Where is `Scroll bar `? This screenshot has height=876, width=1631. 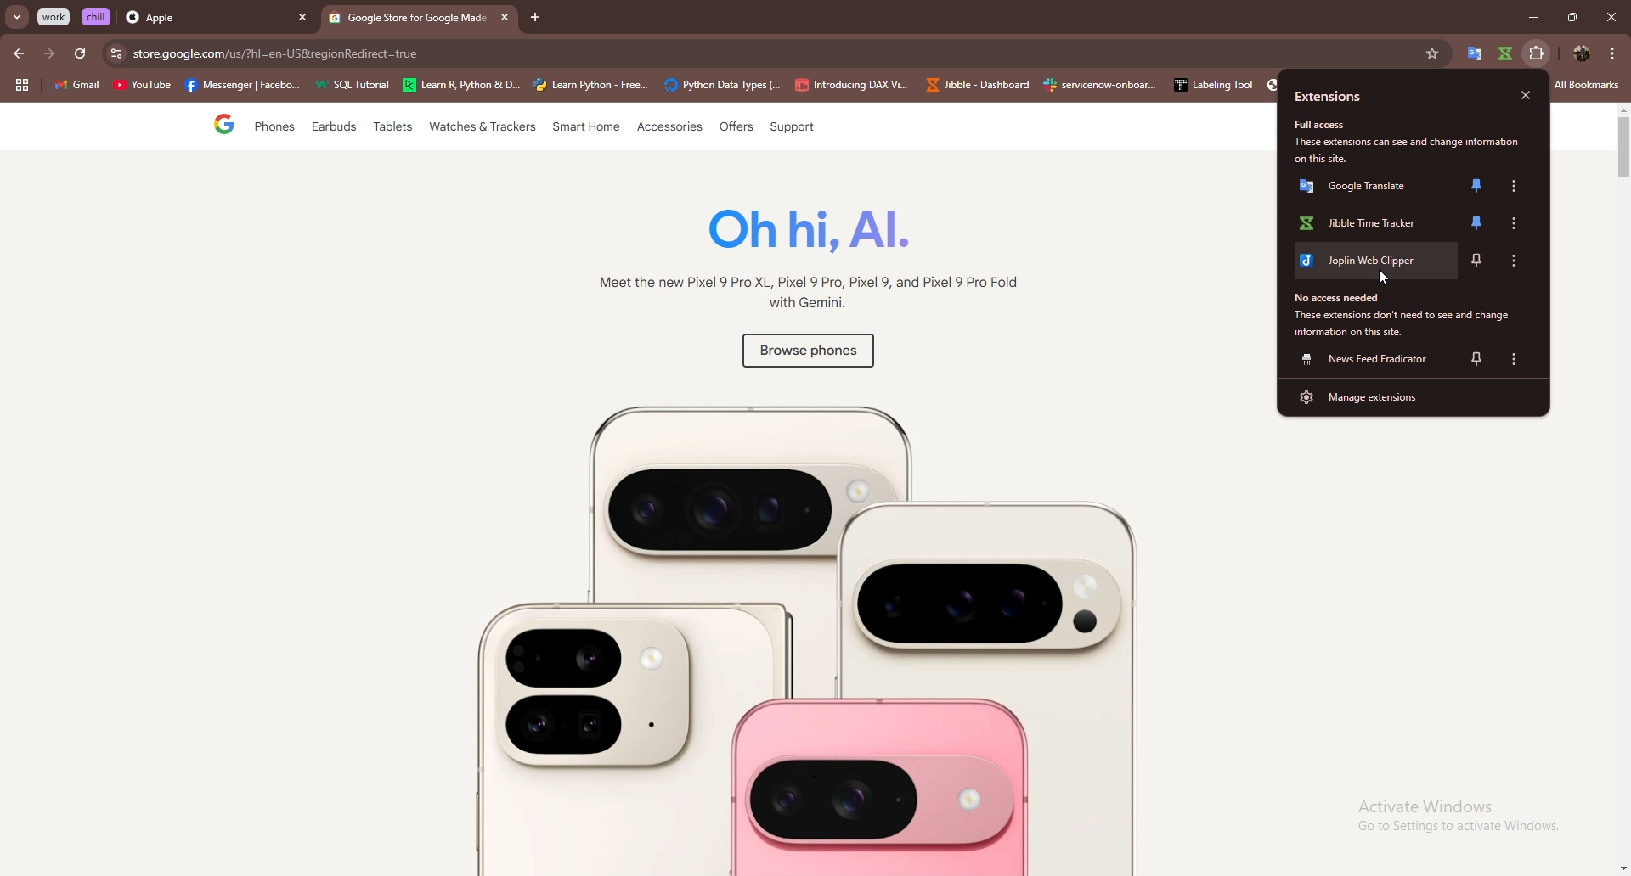 Scroll bar  is located at coordinates (1619, 489).